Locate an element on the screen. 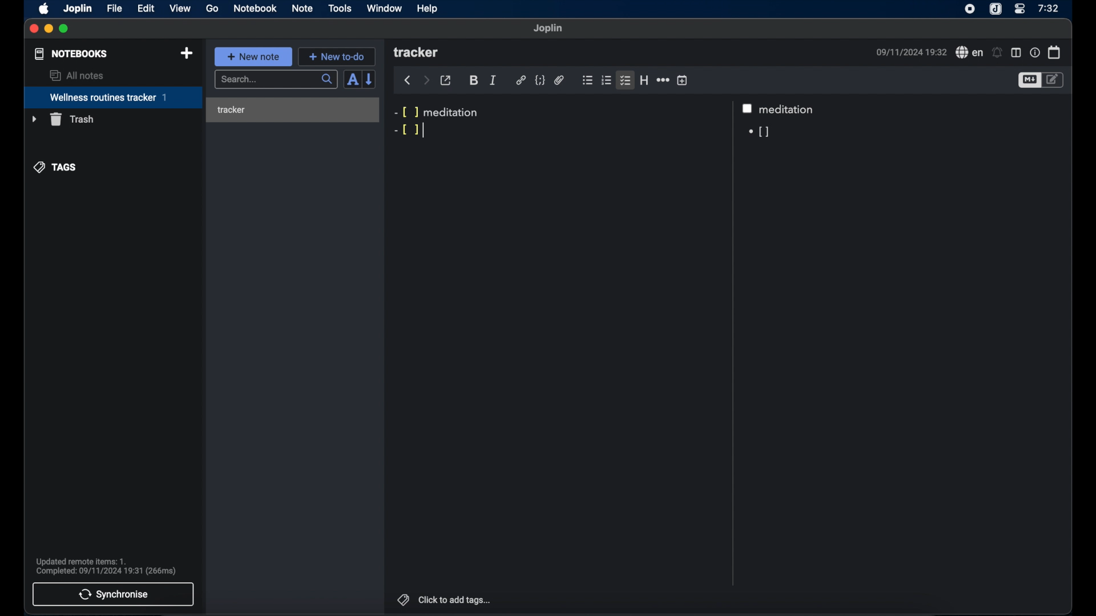 The width and height of the screenshot is (1096, 616). edit is located at coordinates (146, 9).